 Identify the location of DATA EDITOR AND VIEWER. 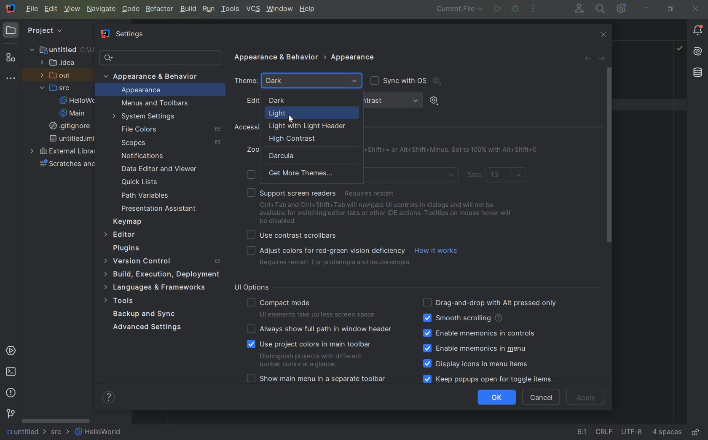
(158, 169).